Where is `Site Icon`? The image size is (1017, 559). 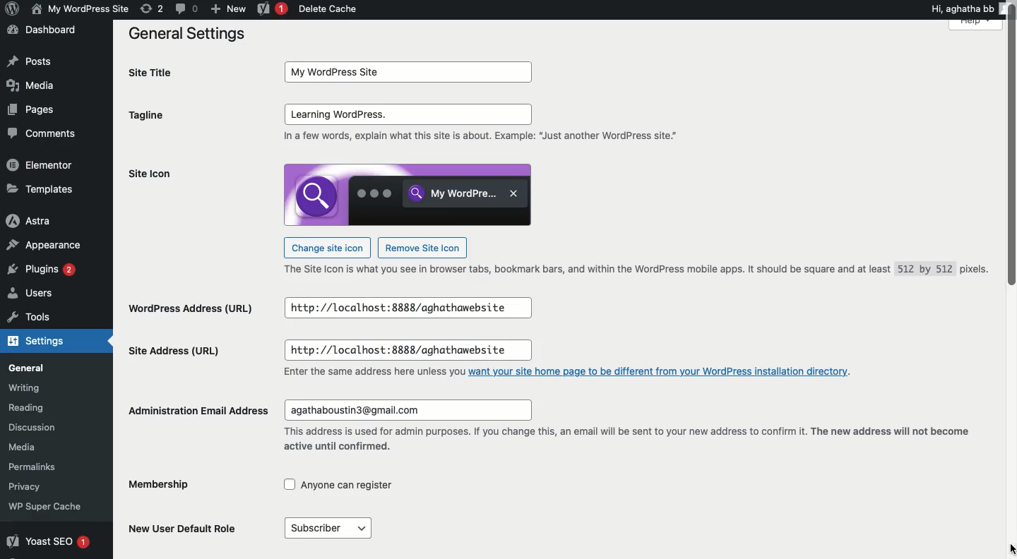 Site Icon is located at coordinates (410, 193).